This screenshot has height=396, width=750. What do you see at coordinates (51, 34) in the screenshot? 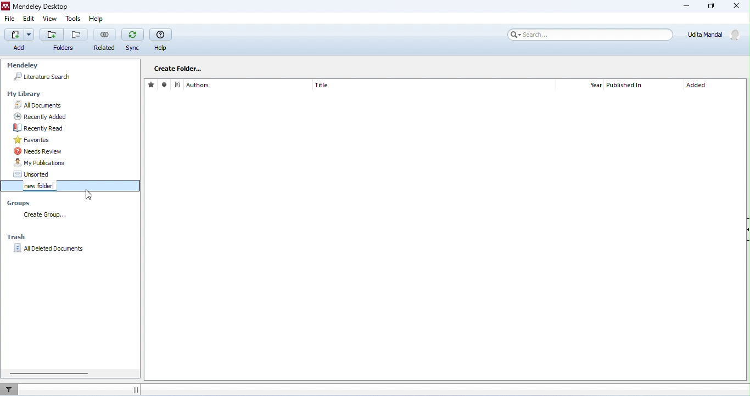
I see `add` at bounding box center [51, 34].